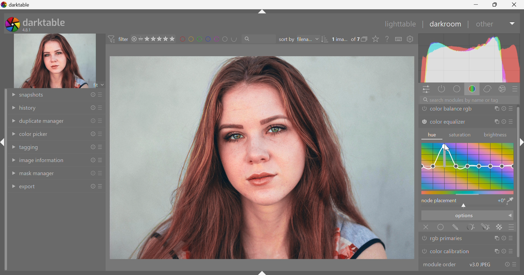 Image resolution: width=524 pixels, height=275 pixels. What do you see at coordinates (92, 147) in the screenshot?
I see `reset` at bounding box center [92, 147].